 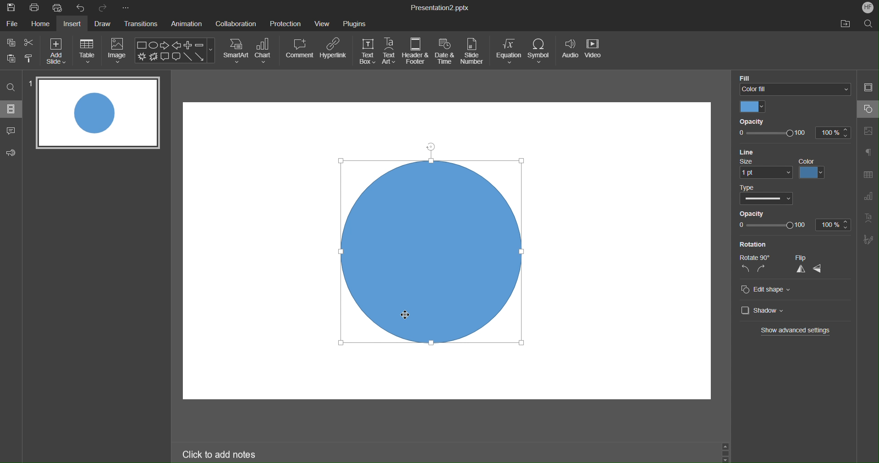 I want to click on Cursor, so click(x=402, y=314).